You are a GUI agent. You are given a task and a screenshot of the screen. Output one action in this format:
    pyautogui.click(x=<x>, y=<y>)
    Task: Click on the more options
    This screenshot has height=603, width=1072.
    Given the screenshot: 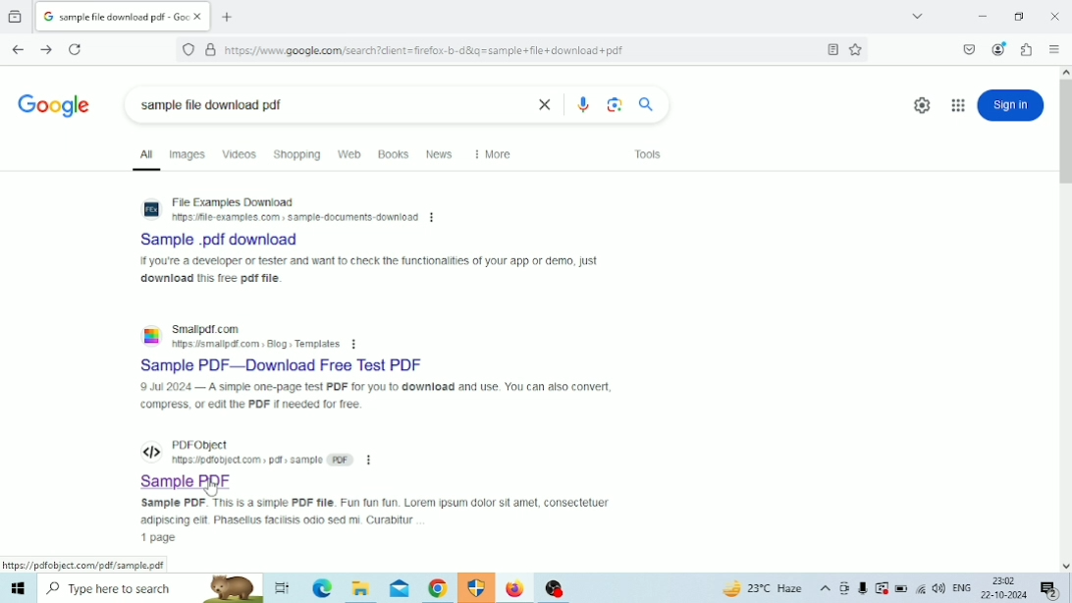 What is the action you would take?
    pyautogui.click(x=369, y=460)
    